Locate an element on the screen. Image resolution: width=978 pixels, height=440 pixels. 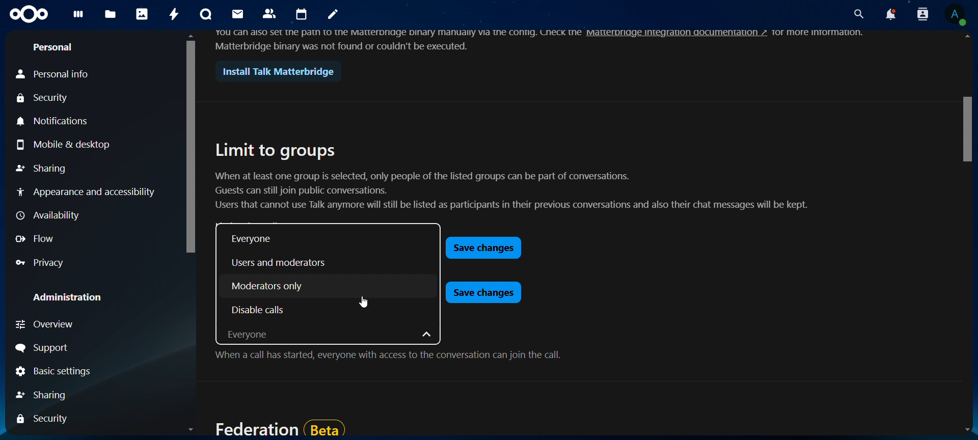
disable calls is located at coordinates (257, 309).